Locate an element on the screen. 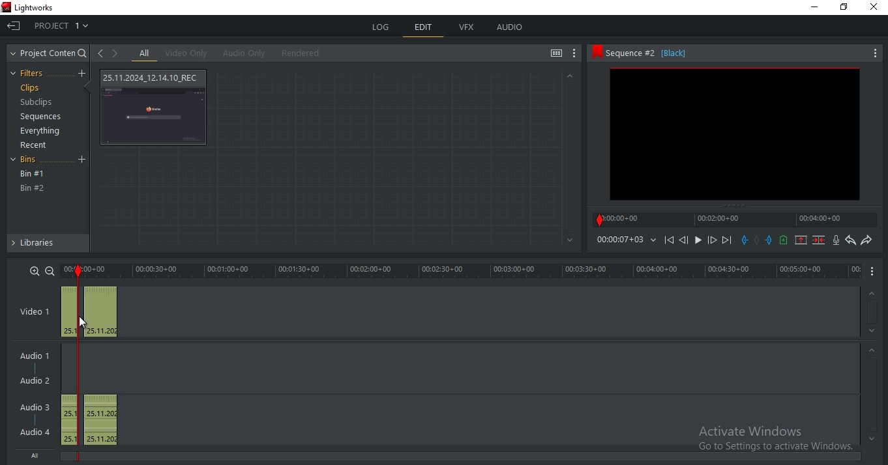  recent is located at coordinates (35, 145).